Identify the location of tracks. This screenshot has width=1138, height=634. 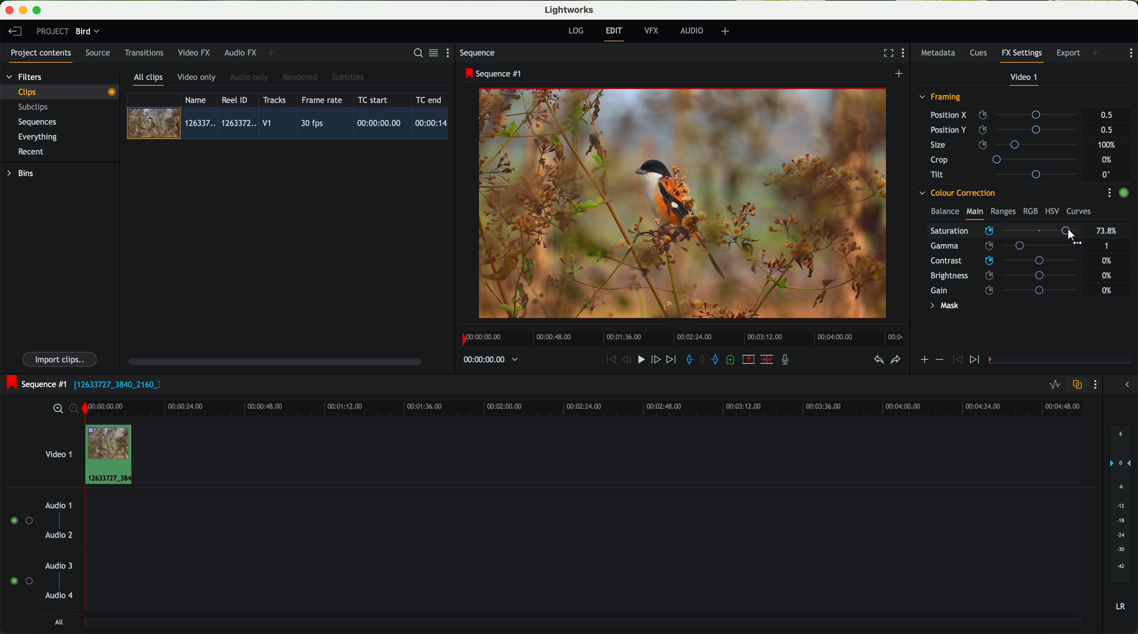
(273, 100).